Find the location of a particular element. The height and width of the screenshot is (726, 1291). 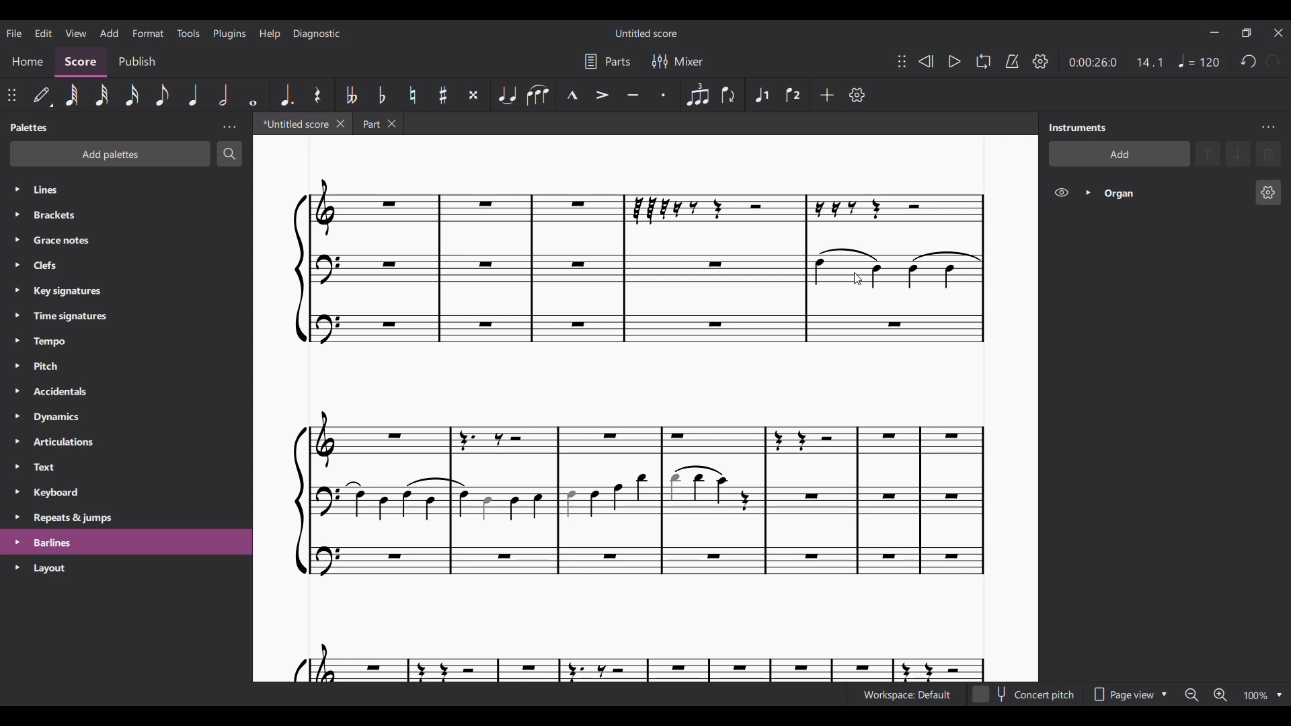

Minimize is located at coordinates (1214, 32).